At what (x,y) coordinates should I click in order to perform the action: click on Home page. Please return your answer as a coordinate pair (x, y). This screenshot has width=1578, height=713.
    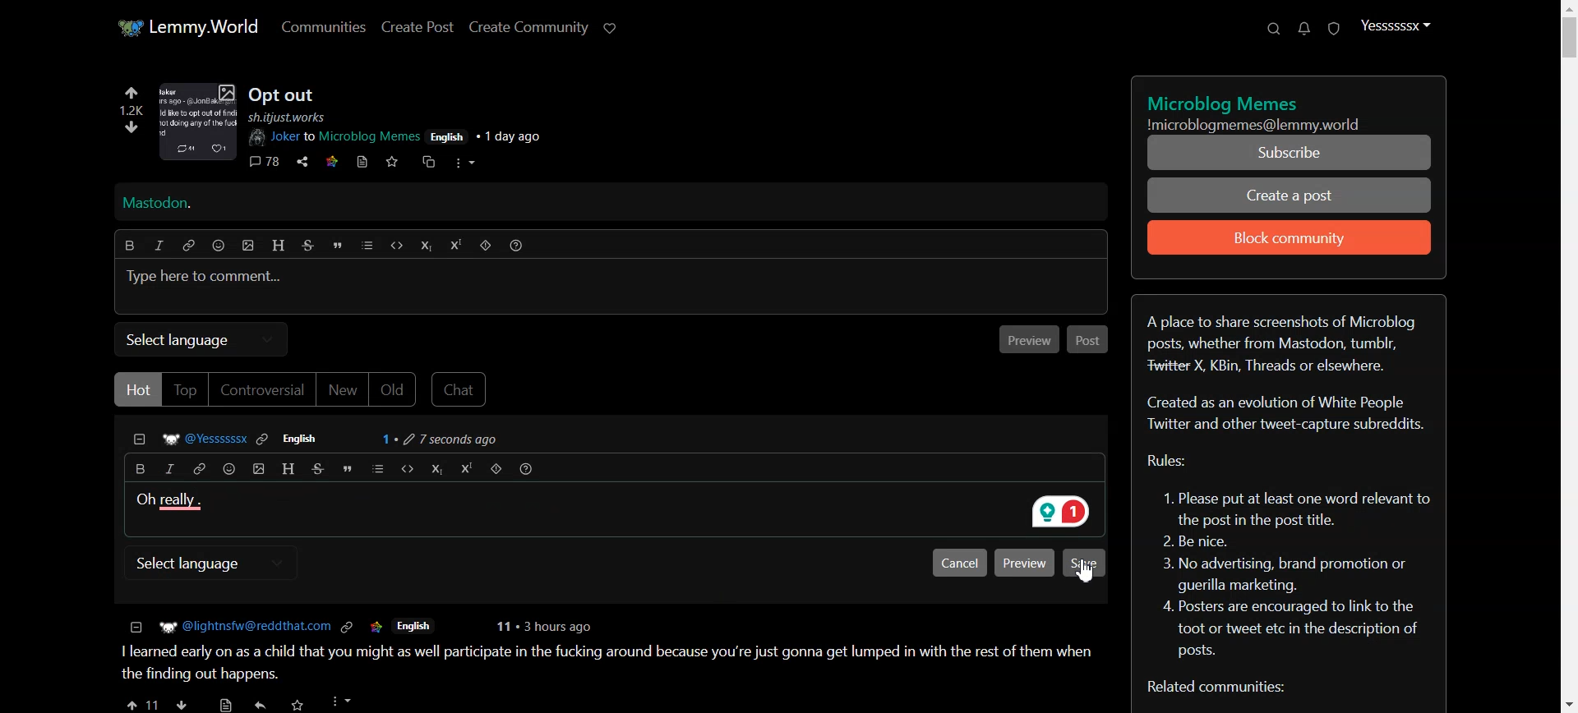
    Looking at the image, I should click on (187, 25).